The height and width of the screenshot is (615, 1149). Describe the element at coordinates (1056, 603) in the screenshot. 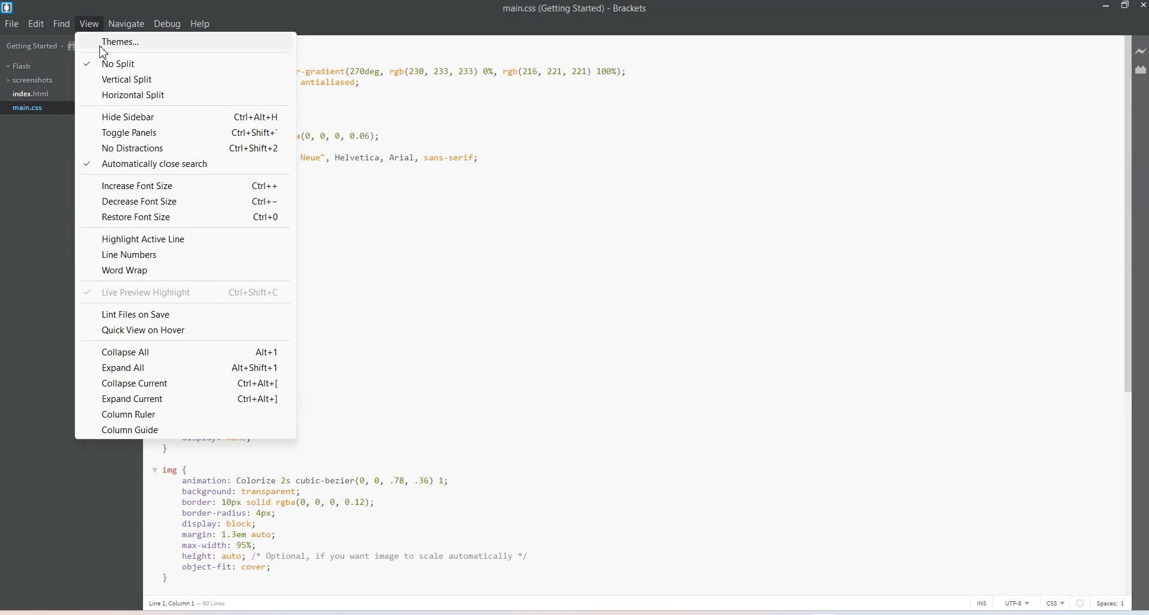

I see `CSS` at that location.